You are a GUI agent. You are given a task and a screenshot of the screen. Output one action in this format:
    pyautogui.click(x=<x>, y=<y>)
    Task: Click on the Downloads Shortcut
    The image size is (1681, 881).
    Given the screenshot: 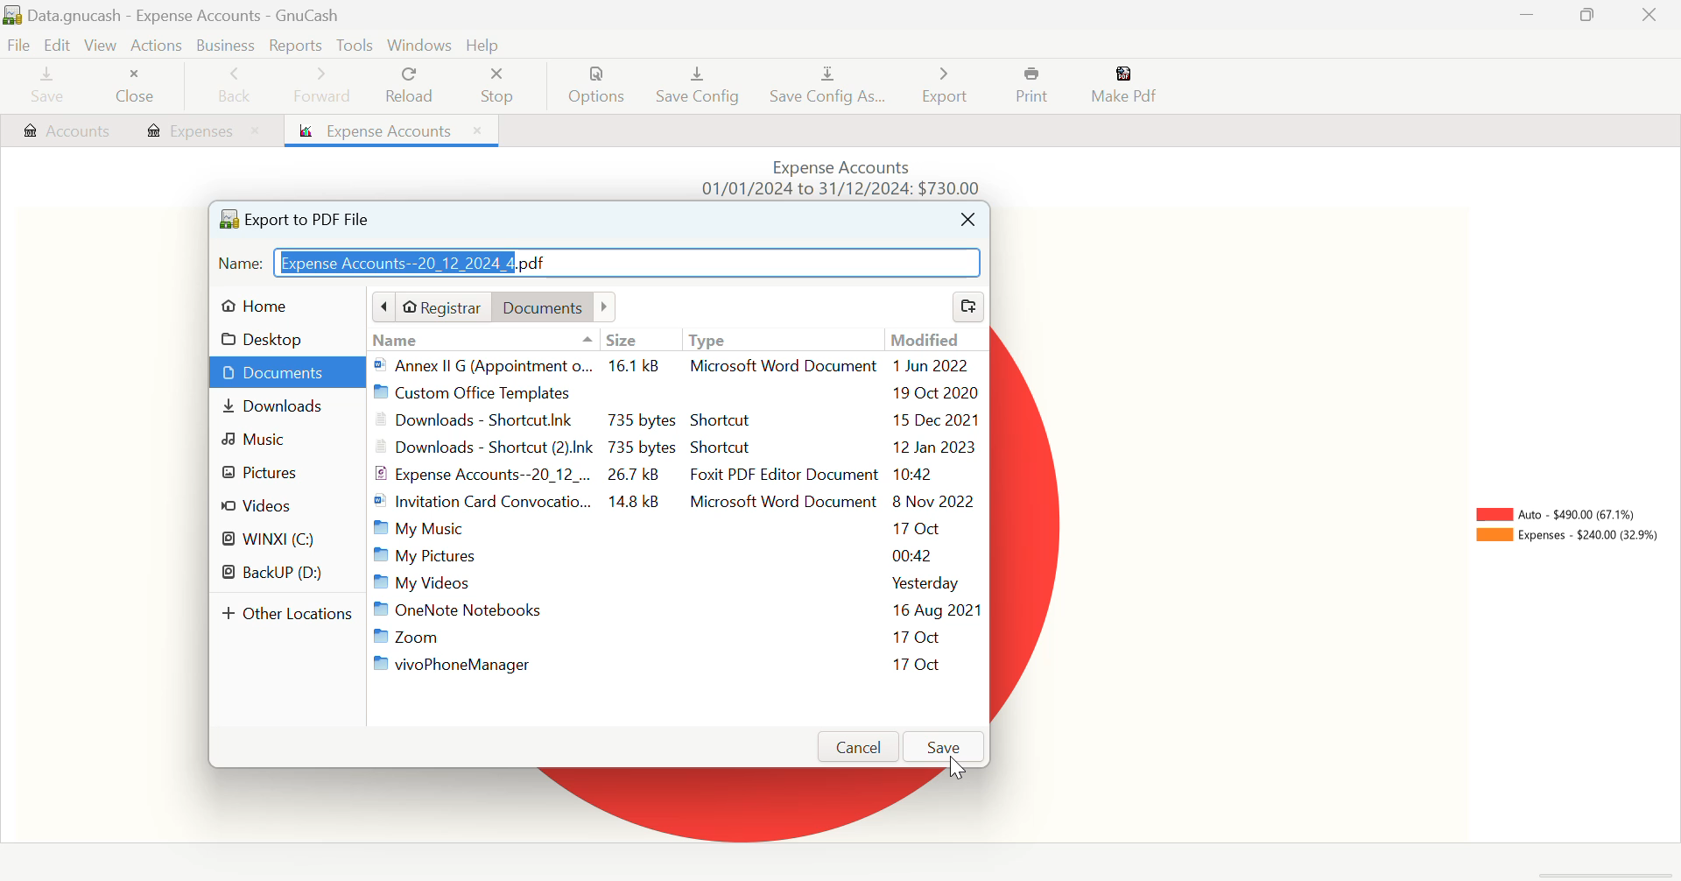 What is the action you would take?
    pyautogui.click(x=678, y=419)
    